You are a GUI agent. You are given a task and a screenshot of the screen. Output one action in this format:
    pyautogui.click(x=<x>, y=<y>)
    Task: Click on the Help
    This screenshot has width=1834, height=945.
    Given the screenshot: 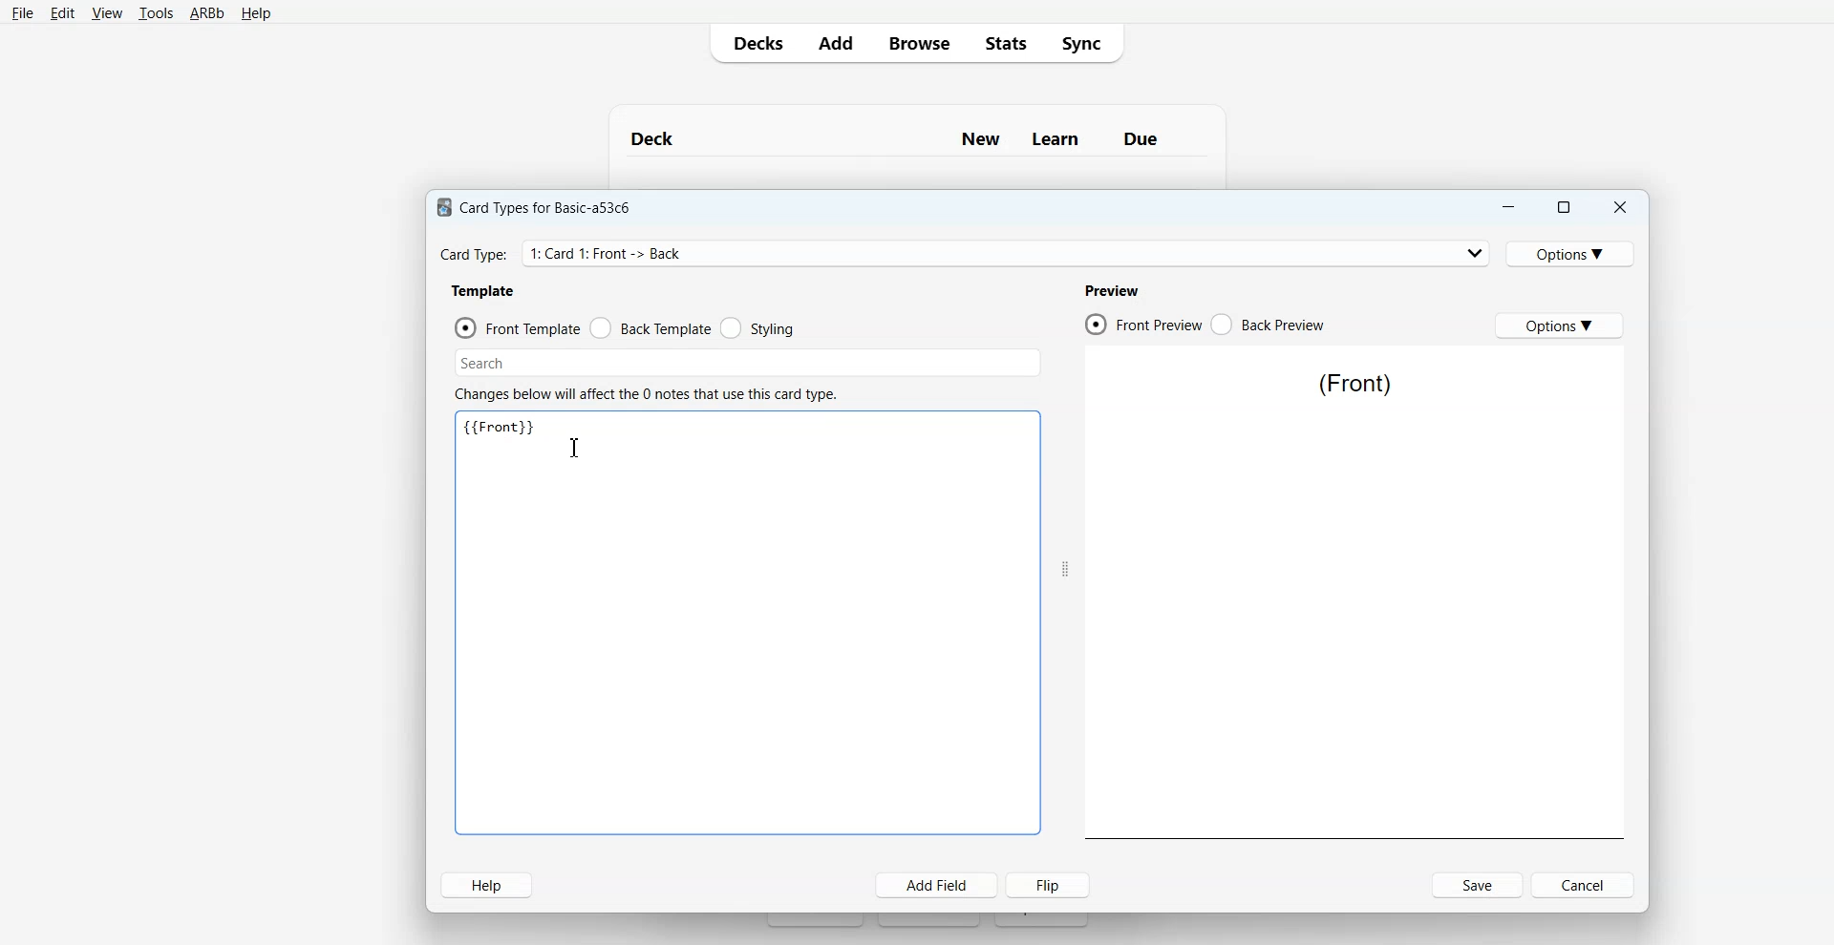 What is the action you would take?
    pyautogui.click(x=256, y=14)
    